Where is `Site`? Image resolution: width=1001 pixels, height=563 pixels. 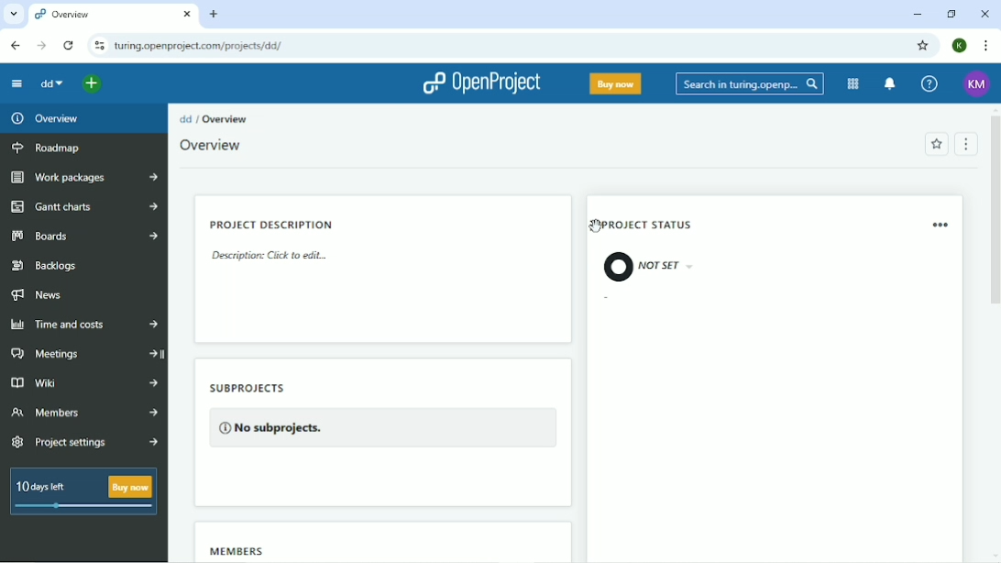
Site is located at coordinates (200, 46).